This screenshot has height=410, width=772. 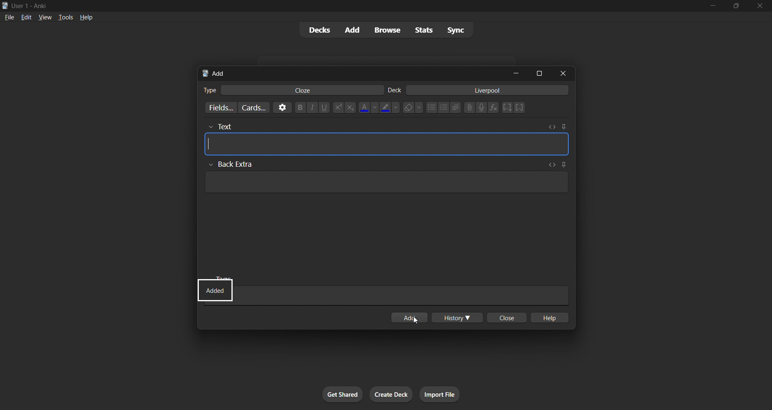 I want to click on superscript, so click(x=336, y=108).